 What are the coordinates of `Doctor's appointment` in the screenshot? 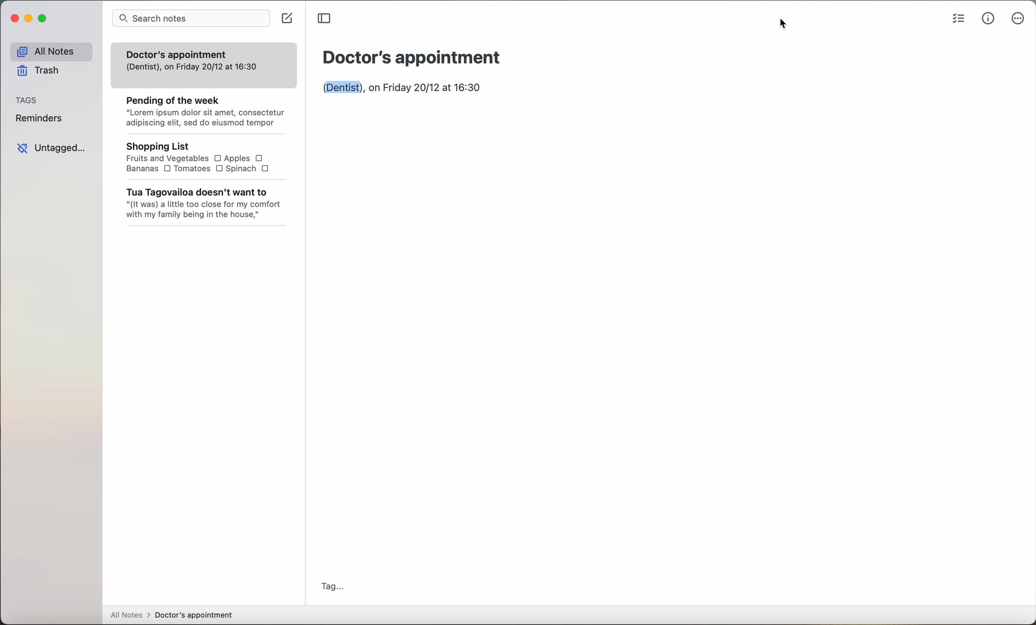 It's located at (412, 57).